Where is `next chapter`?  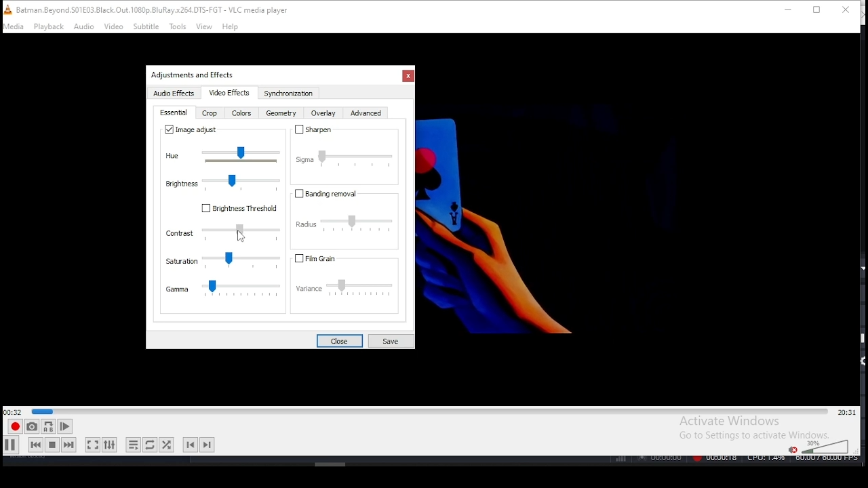
next chapter is located at coordinates (208, 443).